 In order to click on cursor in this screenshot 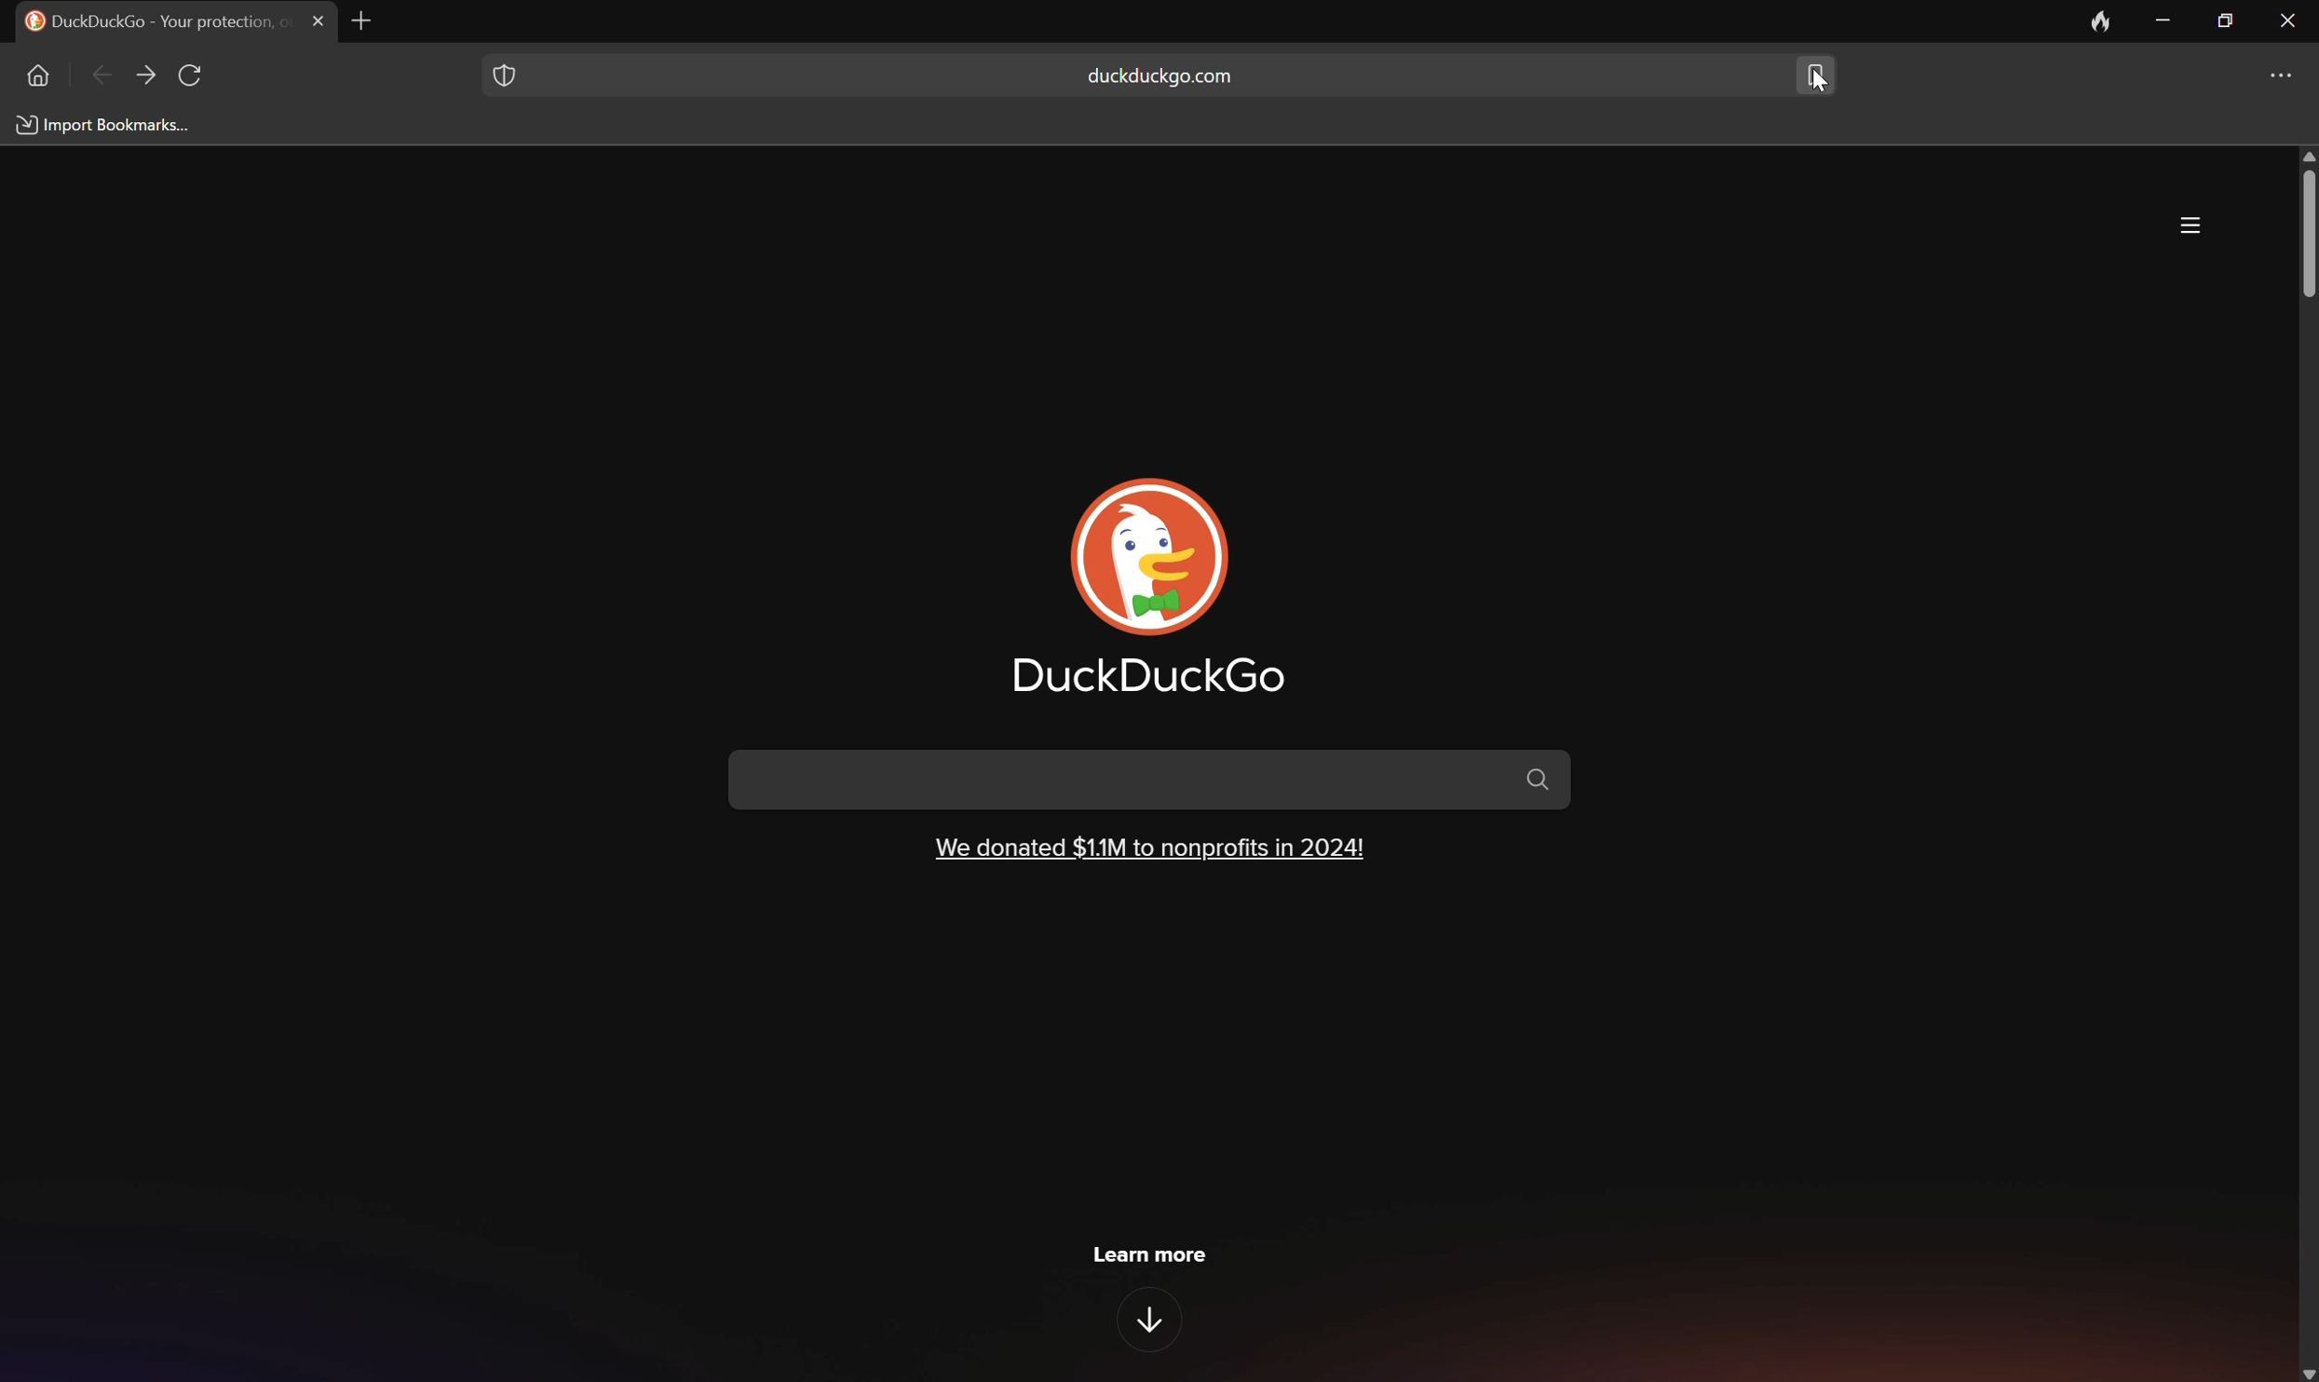, I will do `click(1813, 86)`.